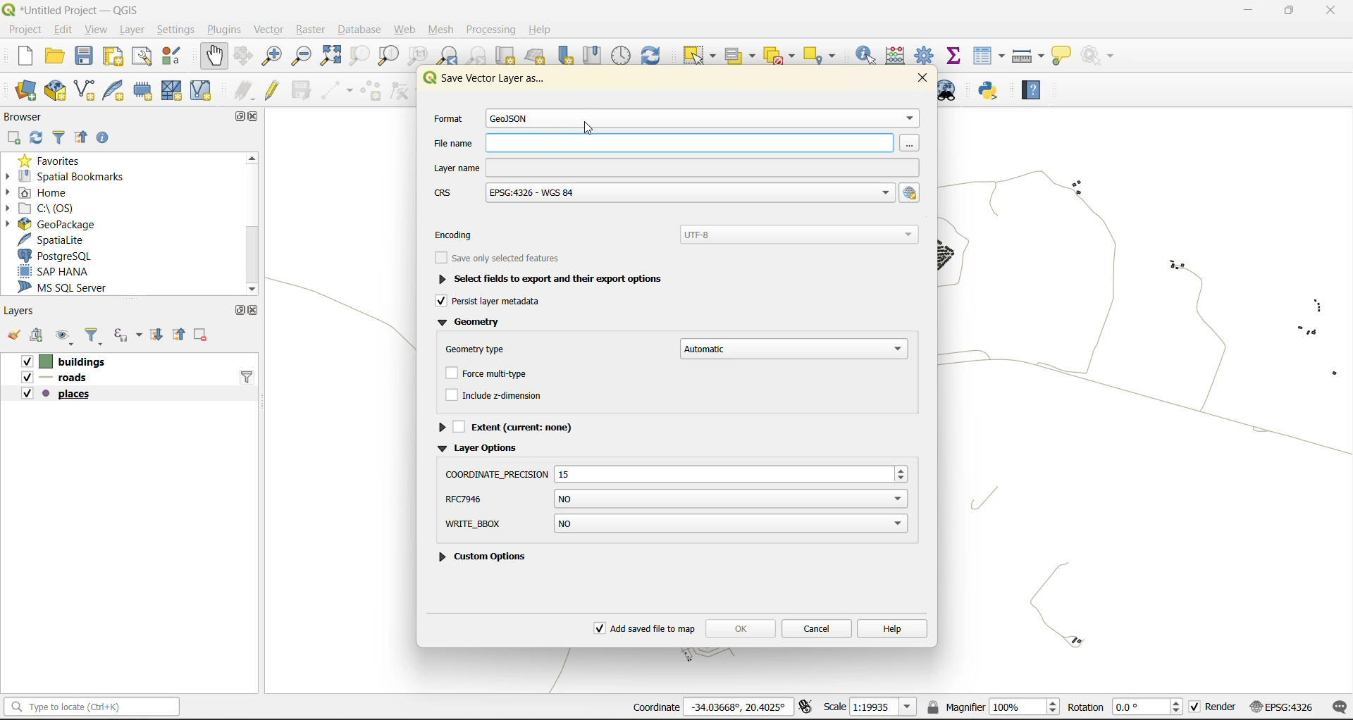 The width and height of the screenshot is (1353, 720). Describe the element at coordinates (995, 706) in the screenshot. I see `magnifier` at that location.